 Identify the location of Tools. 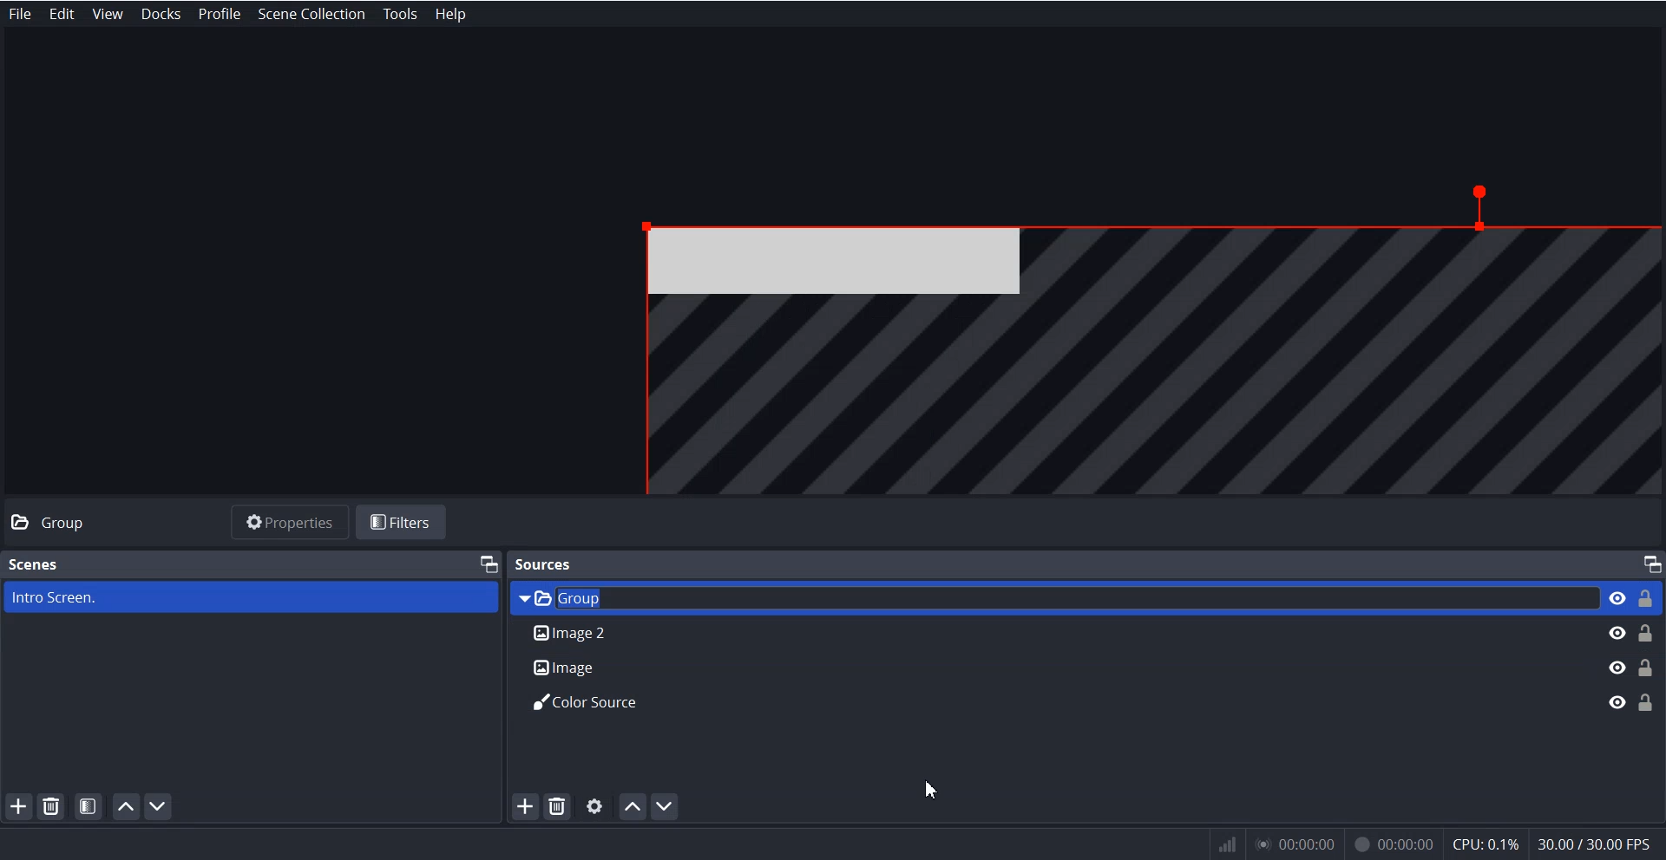
(401, 14).